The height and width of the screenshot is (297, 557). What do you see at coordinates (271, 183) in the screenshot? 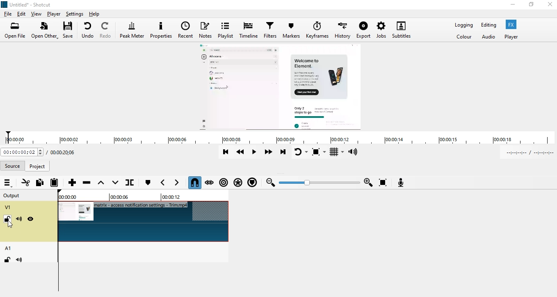
I see `zoom out` at bounding box center [271, 183].